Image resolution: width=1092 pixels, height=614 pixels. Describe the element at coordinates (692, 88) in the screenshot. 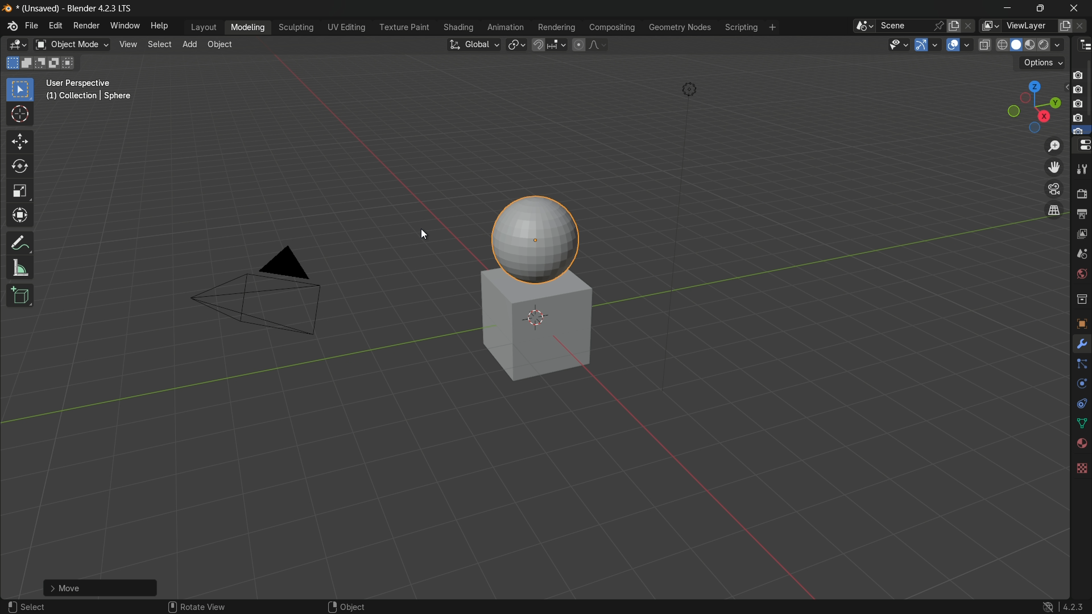

I see `light` at that location.